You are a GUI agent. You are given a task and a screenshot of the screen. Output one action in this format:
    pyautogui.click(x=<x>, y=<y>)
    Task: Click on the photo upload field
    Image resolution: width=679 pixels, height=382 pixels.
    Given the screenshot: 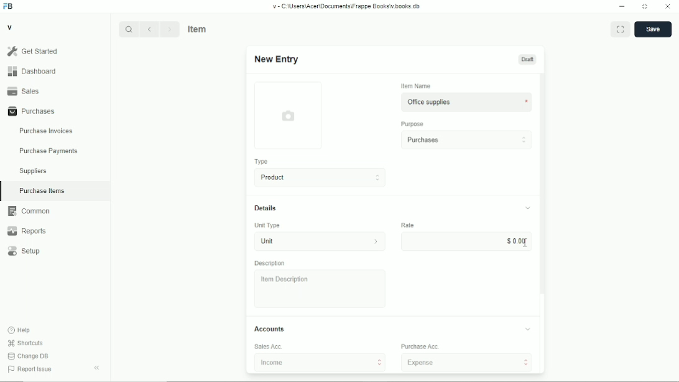 What is the action you would take?
    pyautogui.click(x=289, y=115)
    